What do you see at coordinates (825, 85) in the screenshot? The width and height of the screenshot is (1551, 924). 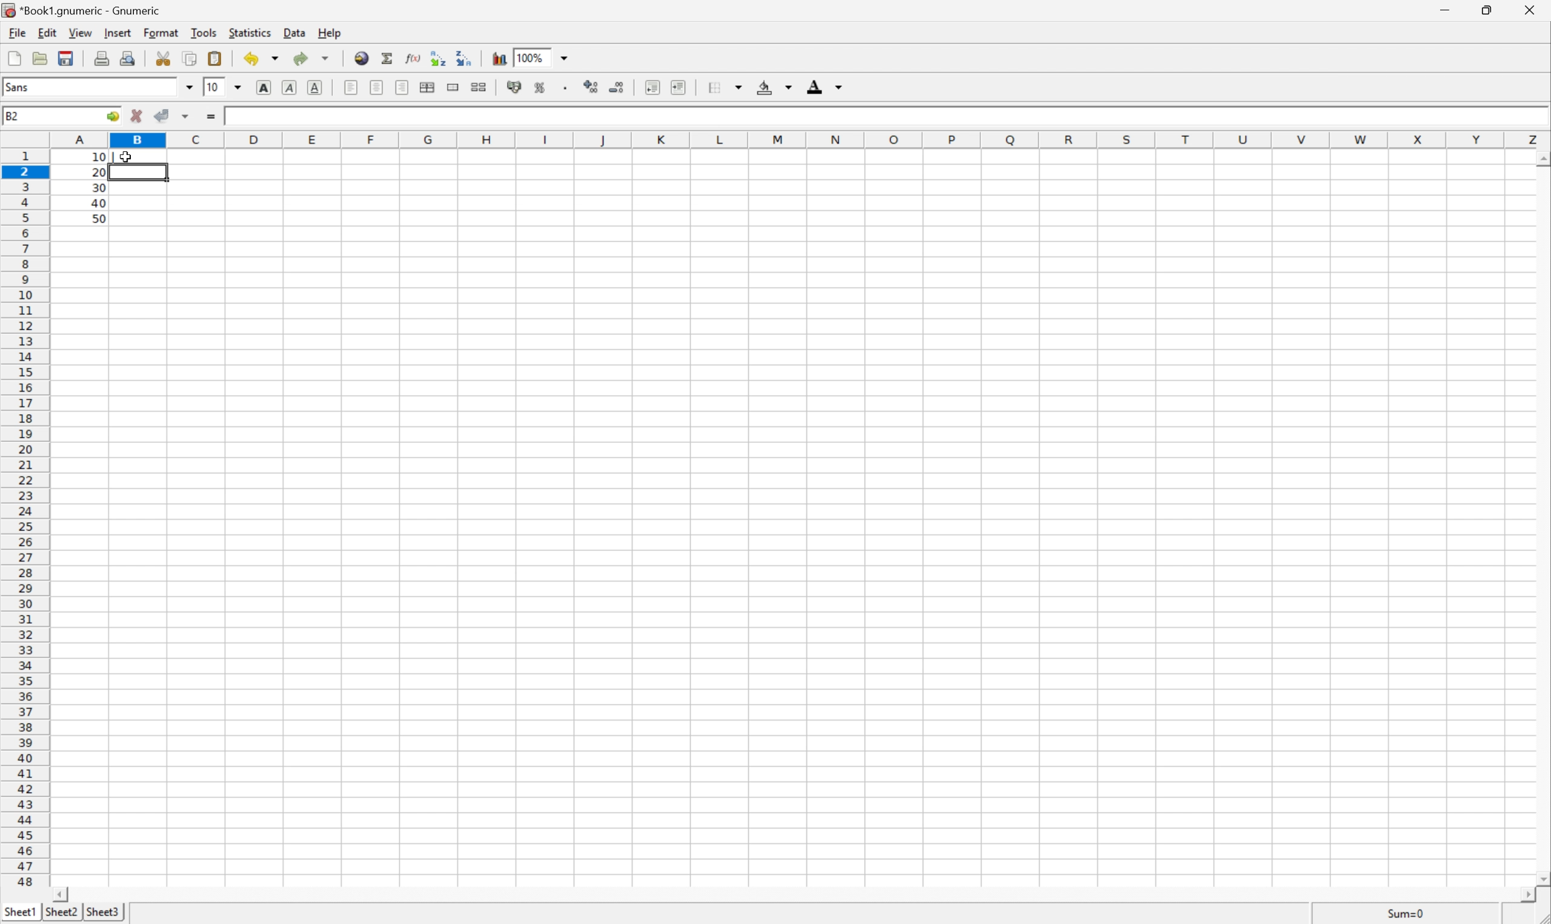 I see `Foreground` at bounding box center [825, 85].